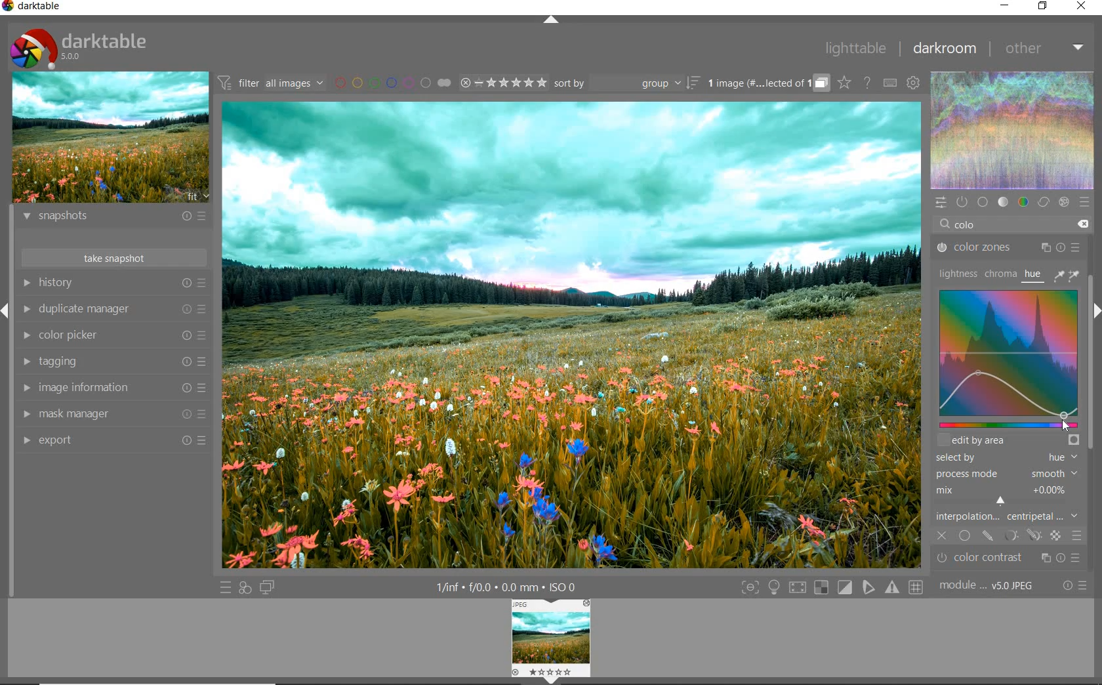  I want to click on Expand / Collapse, so click(7, 310).